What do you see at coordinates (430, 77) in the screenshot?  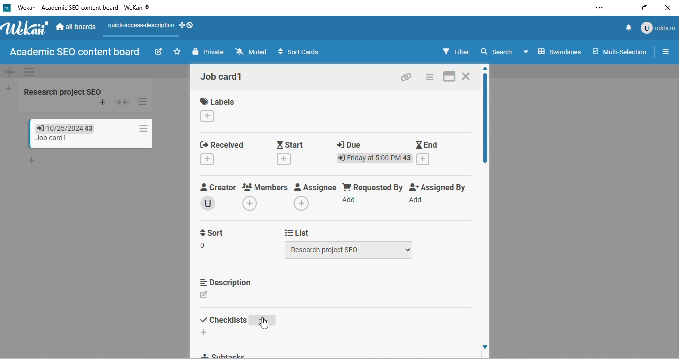 I see `card actions` at bounding box center [430, 77].